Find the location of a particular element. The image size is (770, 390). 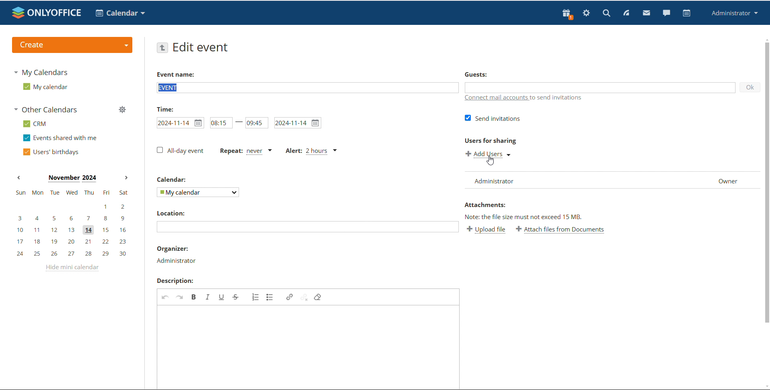

event repetition is located at coordinates (244, 151).